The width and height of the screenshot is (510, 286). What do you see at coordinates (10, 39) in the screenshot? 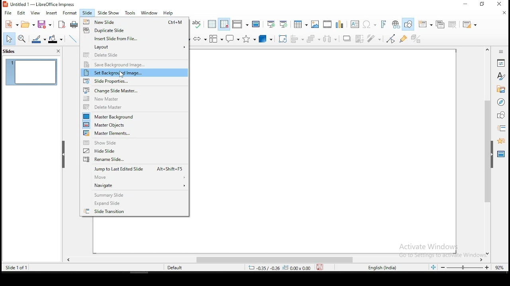
I see `select tool` at bounding box center [10, 39].